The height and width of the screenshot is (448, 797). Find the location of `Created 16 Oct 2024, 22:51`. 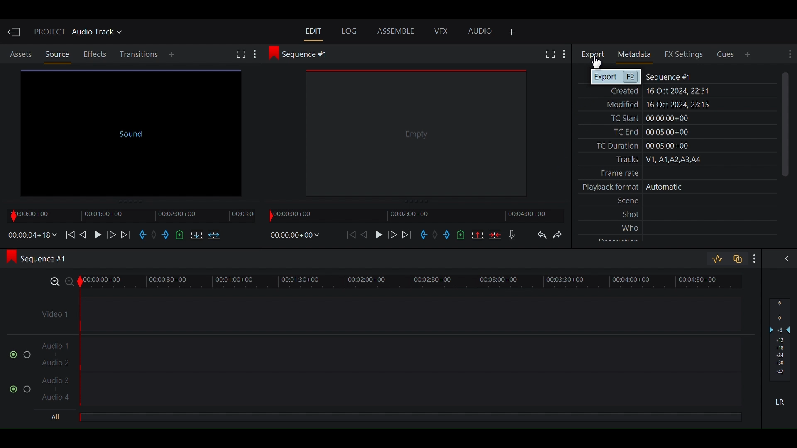

Created 16 Oct 2024, 22:51 is located at coordinates (656, 91).